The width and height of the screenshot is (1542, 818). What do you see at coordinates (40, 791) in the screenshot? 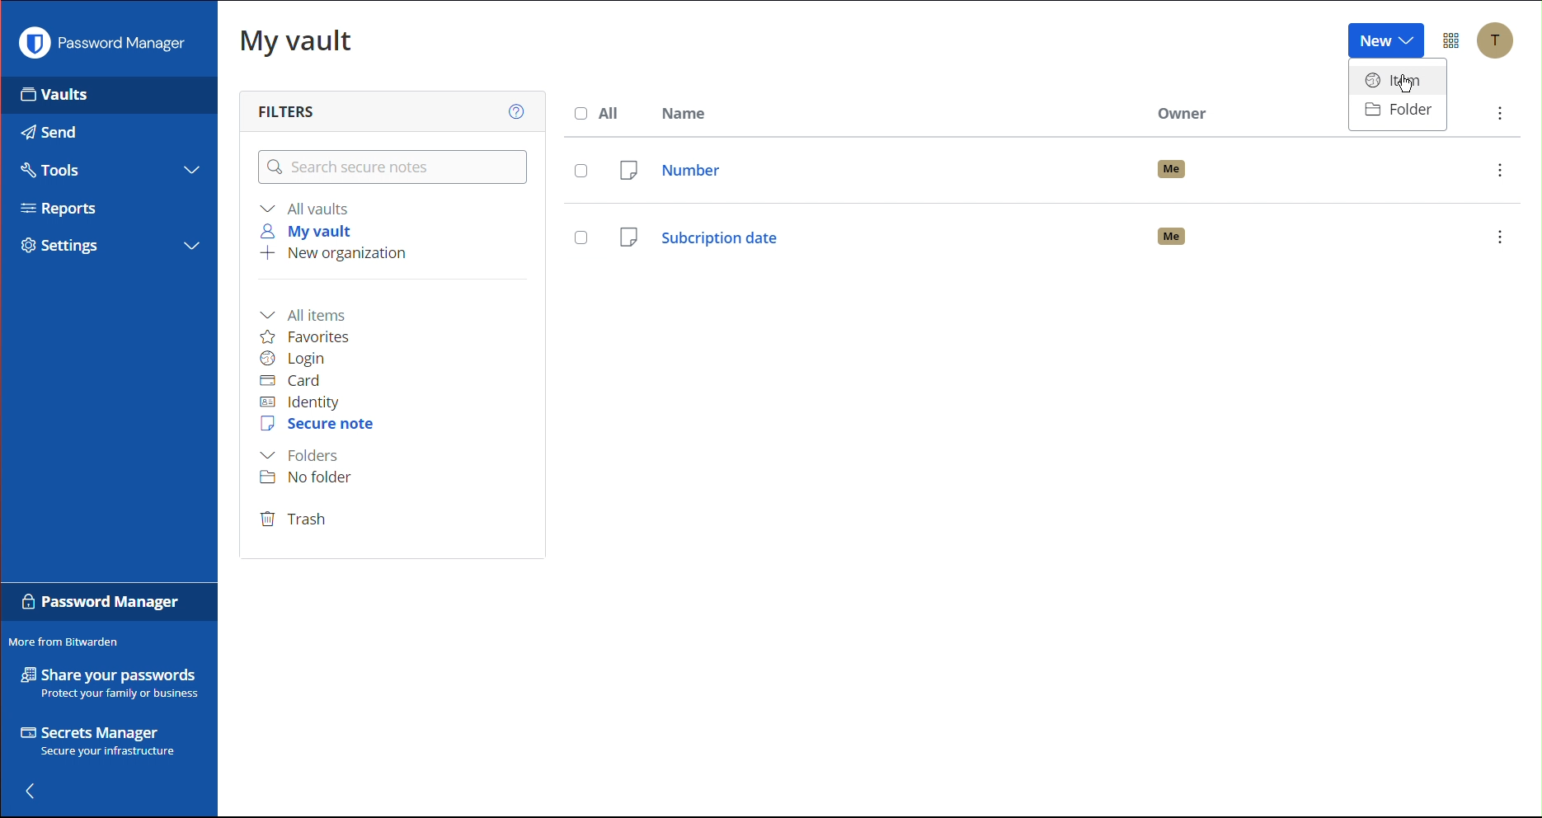
I see `Back` at bounding box center [40, 791].